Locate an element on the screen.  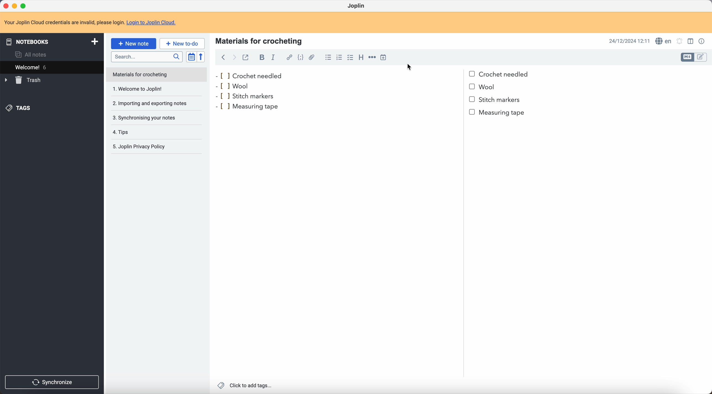
click to add tags is located at coordinates (246, 386).